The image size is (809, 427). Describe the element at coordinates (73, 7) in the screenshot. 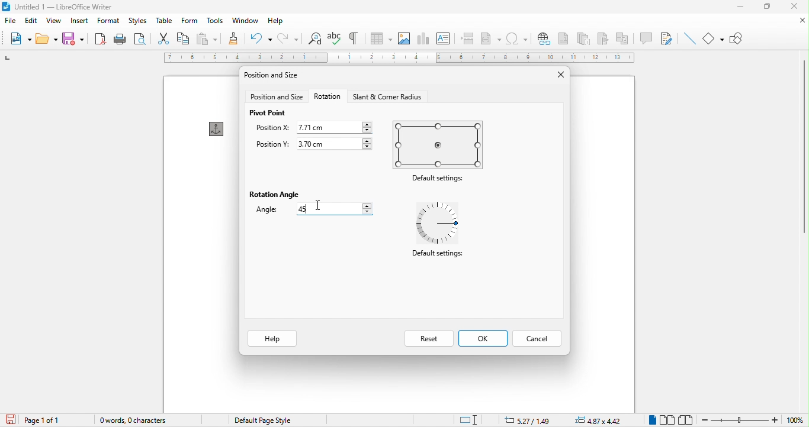

I see `untitied | — Libreoffice writer` at that location.